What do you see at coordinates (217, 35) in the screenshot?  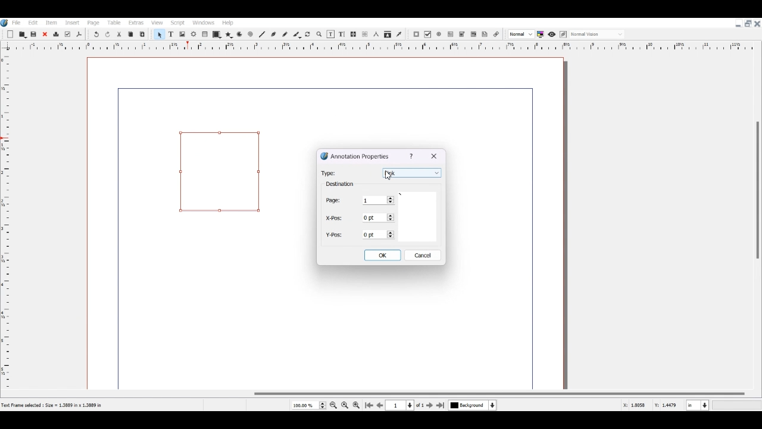 I see `Shape` at bounding box center [217, 35].